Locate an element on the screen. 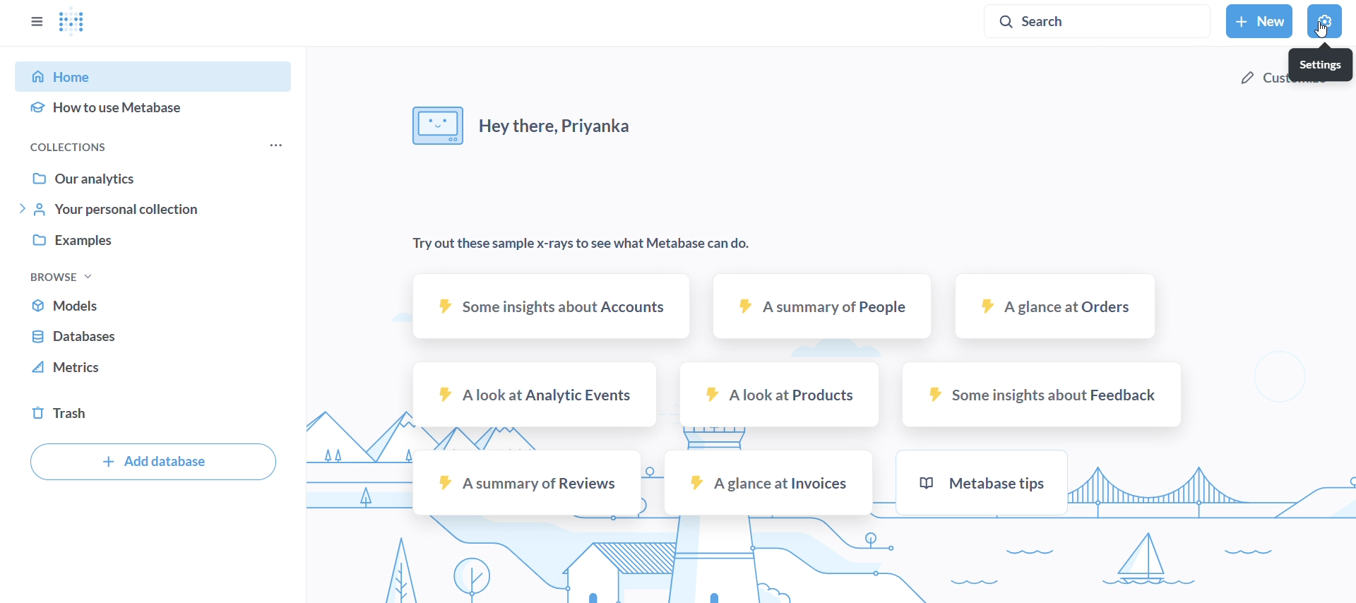 The image size is (1356, 603). collections is located at coordinates (107, 145).